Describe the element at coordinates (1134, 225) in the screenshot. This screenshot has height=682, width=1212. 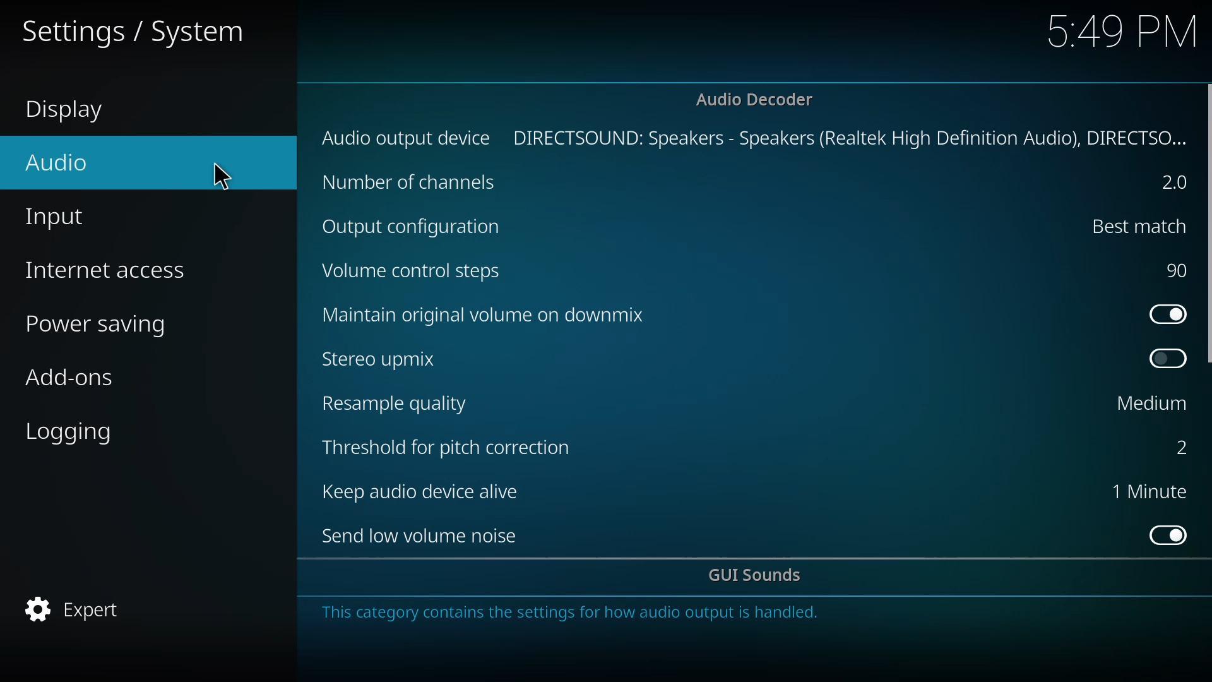
I see `best match` at that location.